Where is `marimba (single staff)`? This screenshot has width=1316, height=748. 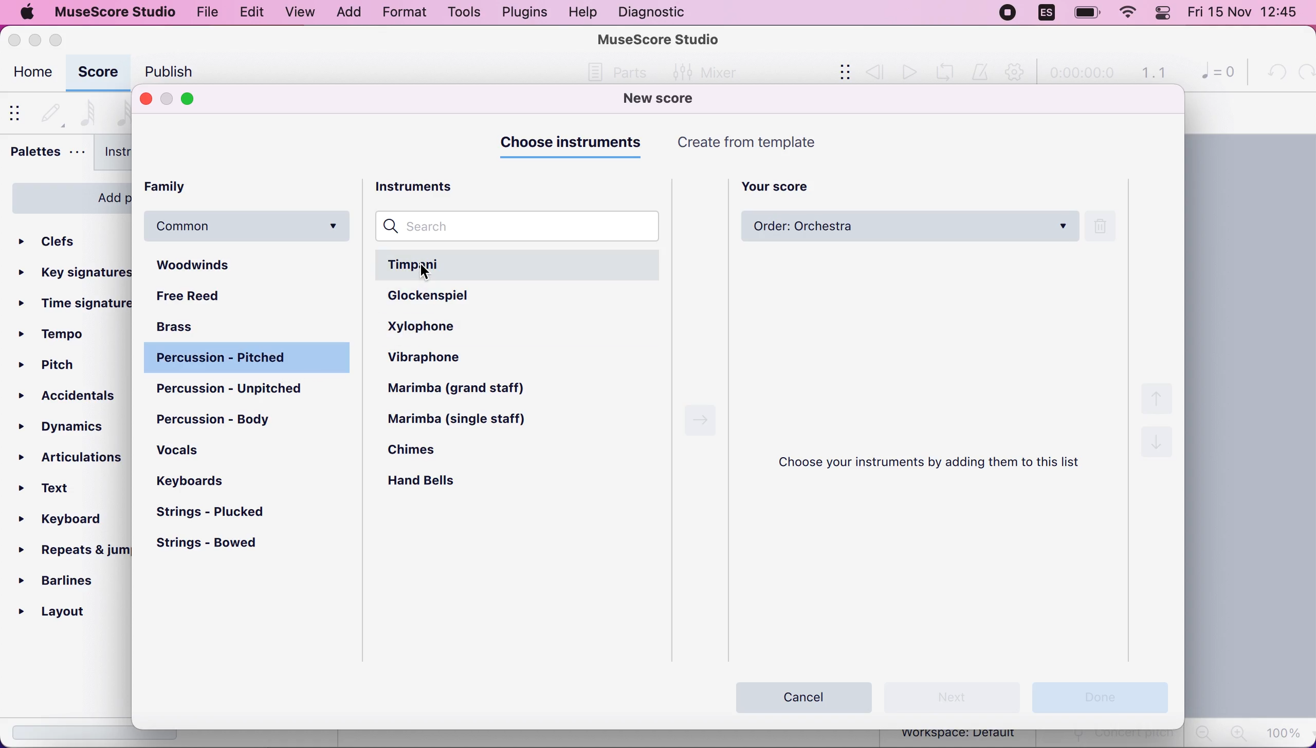 marimba (single staff) is located at coordinates (469, 420).